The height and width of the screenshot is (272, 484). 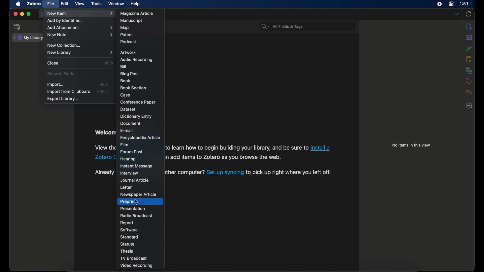 I want to click on zotero, so click(x=34, y=4).